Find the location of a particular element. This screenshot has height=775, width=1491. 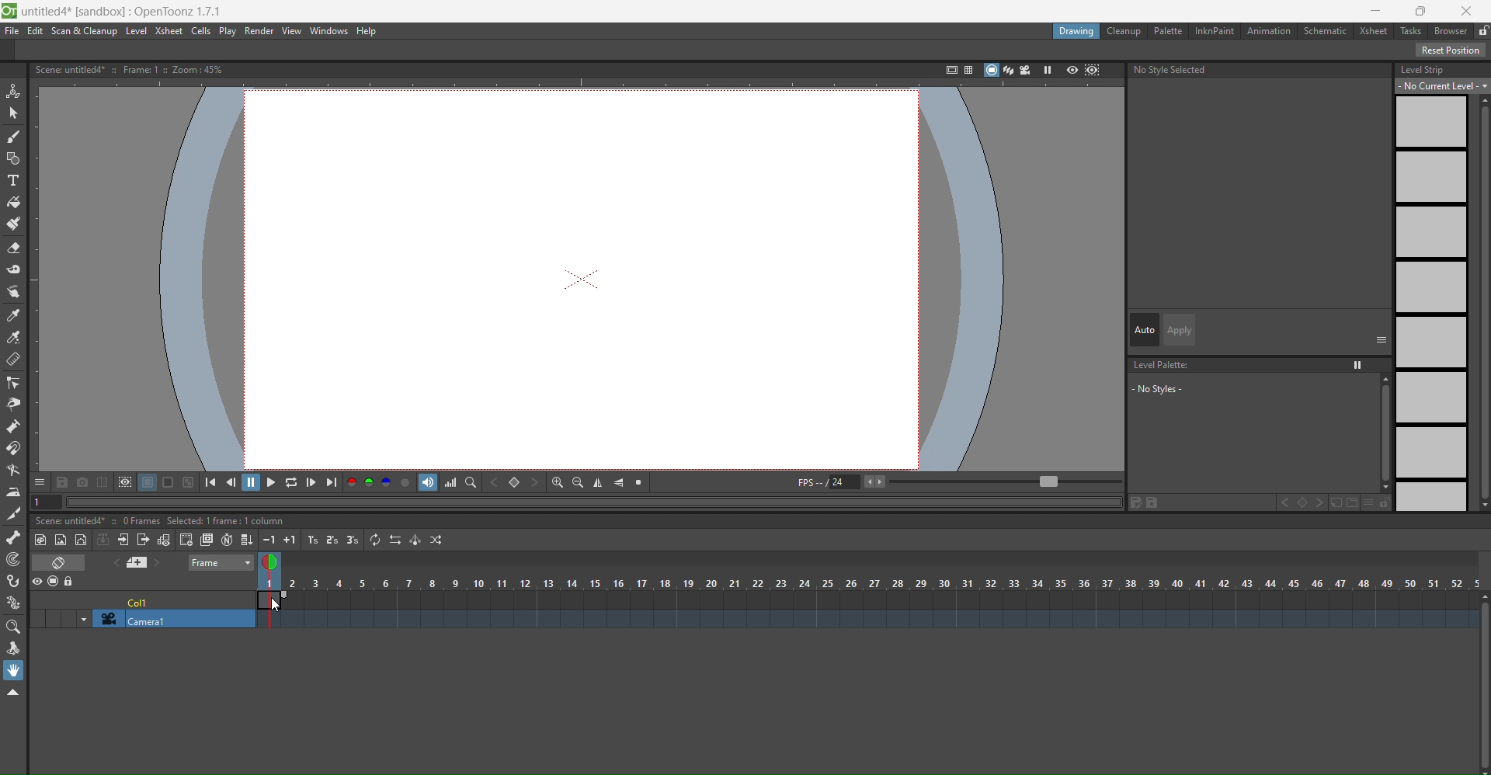

duplicate drawing is located at coordinates (206, 540).